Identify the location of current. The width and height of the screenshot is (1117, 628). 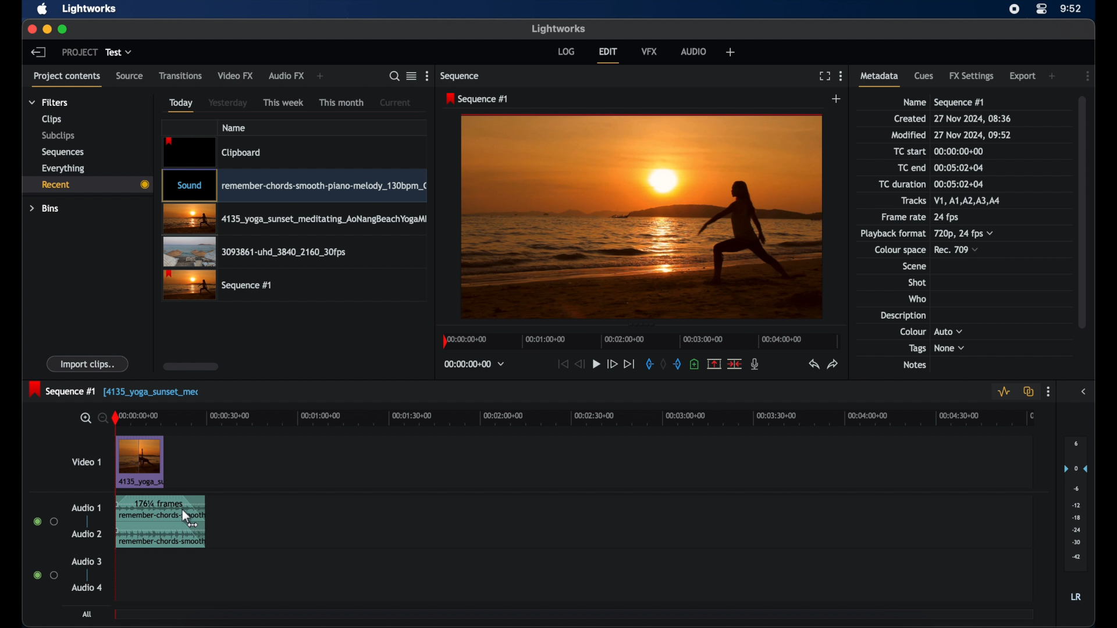
(397, 102).